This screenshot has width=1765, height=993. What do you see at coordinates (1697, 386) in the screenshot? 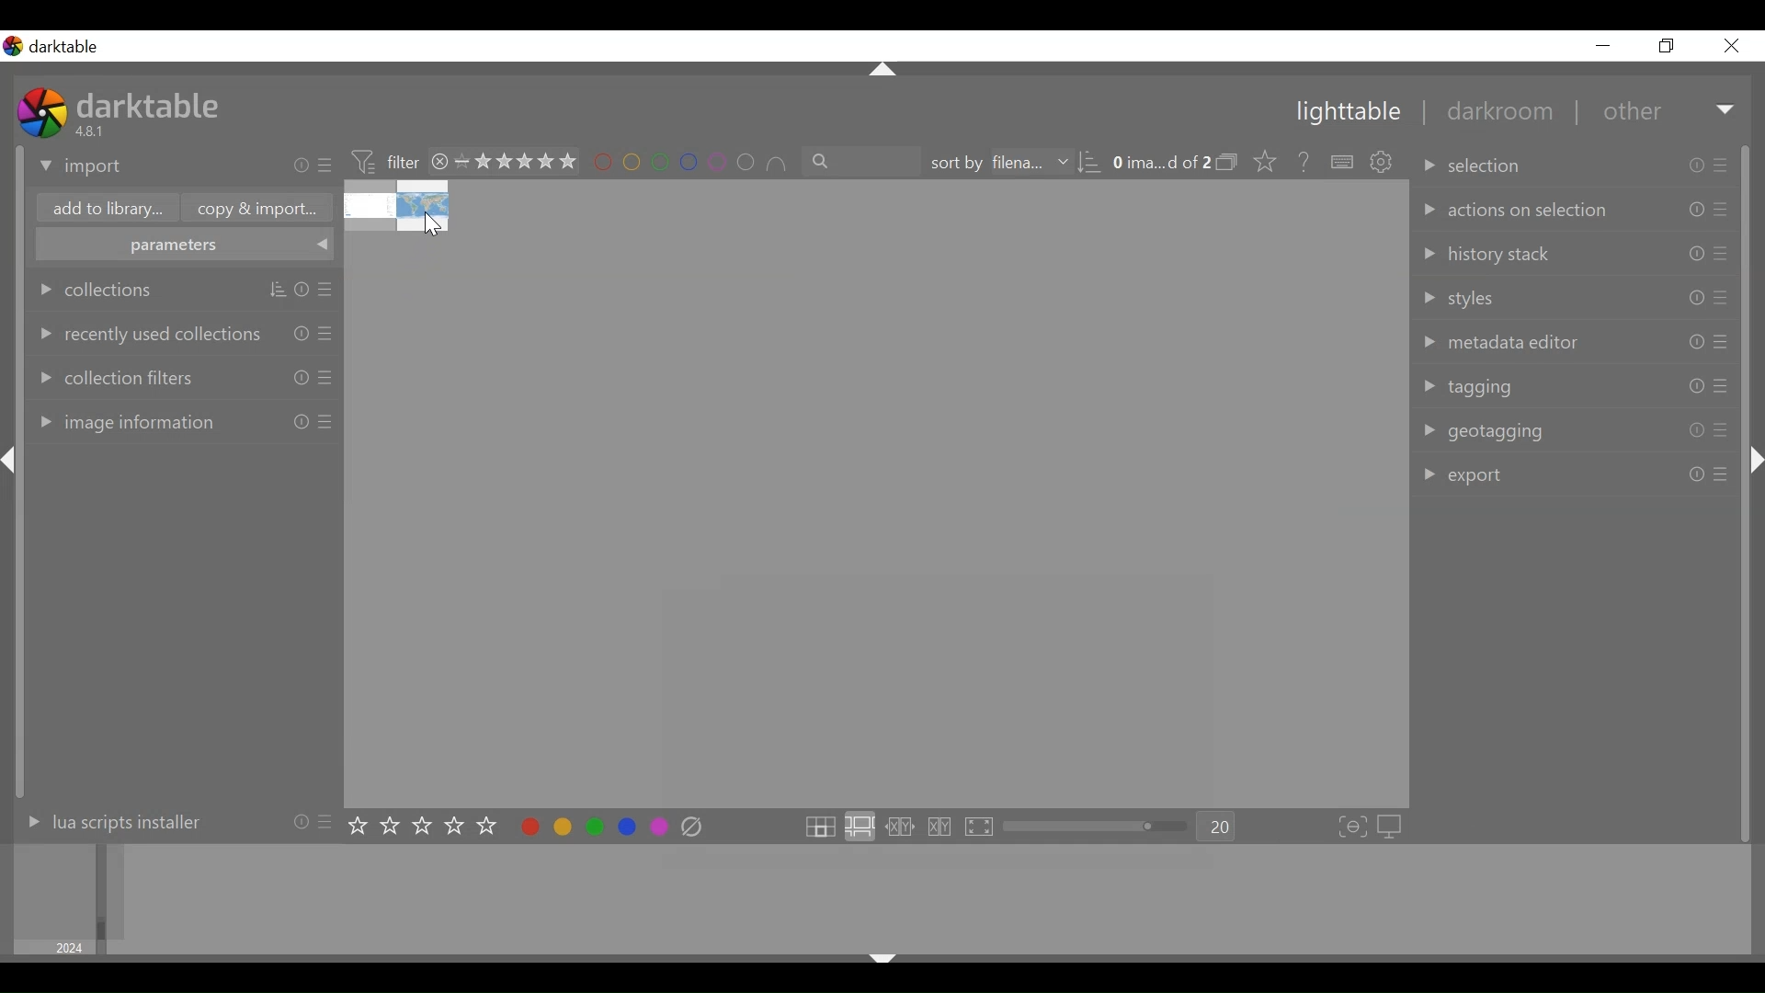
I see `` at bounding box center [1697, 386].